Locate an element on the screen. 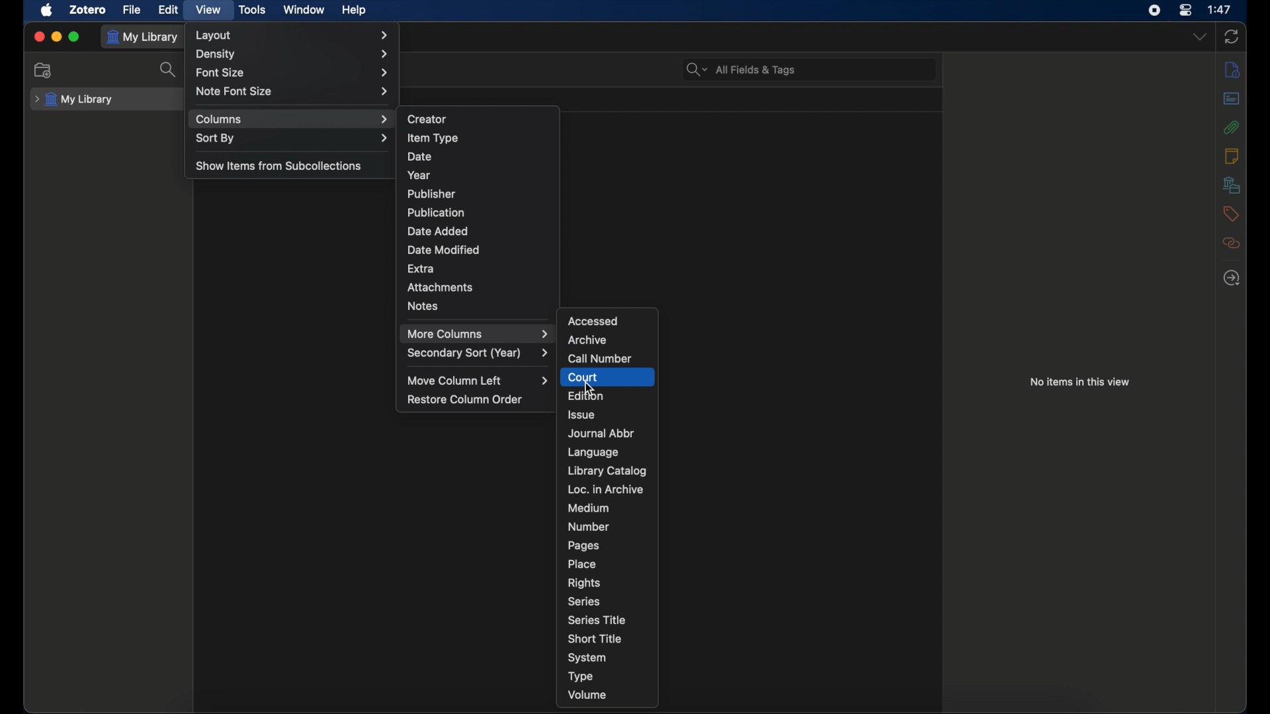 This screenshot has height=714, width=1270. tools is located at coordinates (251, 9).